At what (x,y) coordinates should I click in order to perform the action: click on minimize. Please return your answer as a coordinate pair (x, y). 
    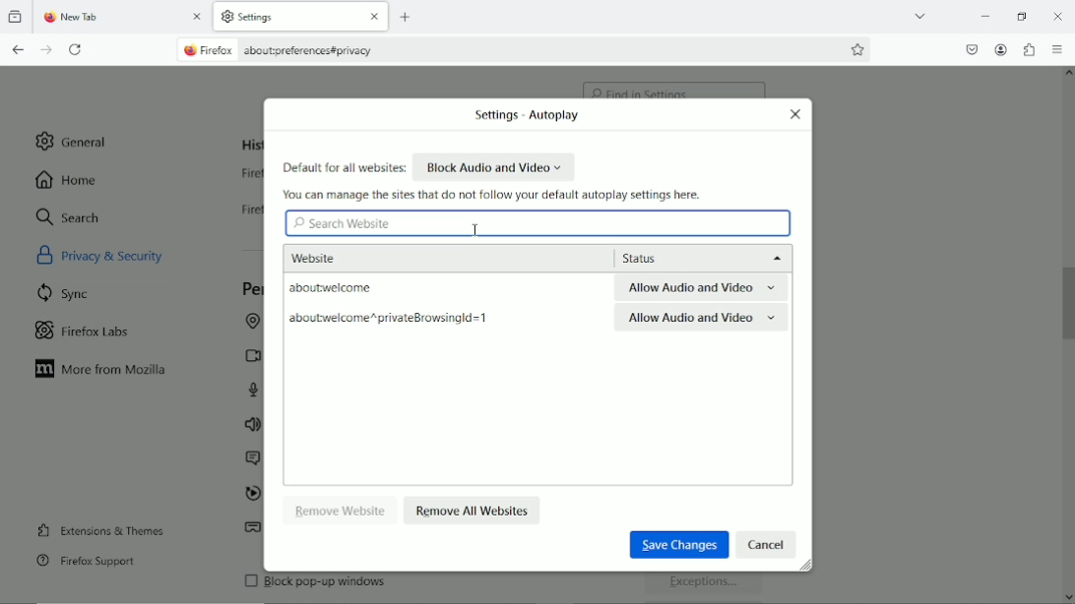
    Looking at the image, I should click on (985, 15).